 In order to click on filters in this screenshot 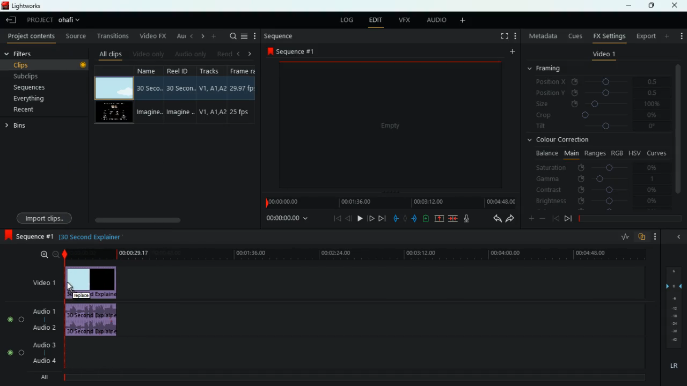, I will do `click(23, 54)`.